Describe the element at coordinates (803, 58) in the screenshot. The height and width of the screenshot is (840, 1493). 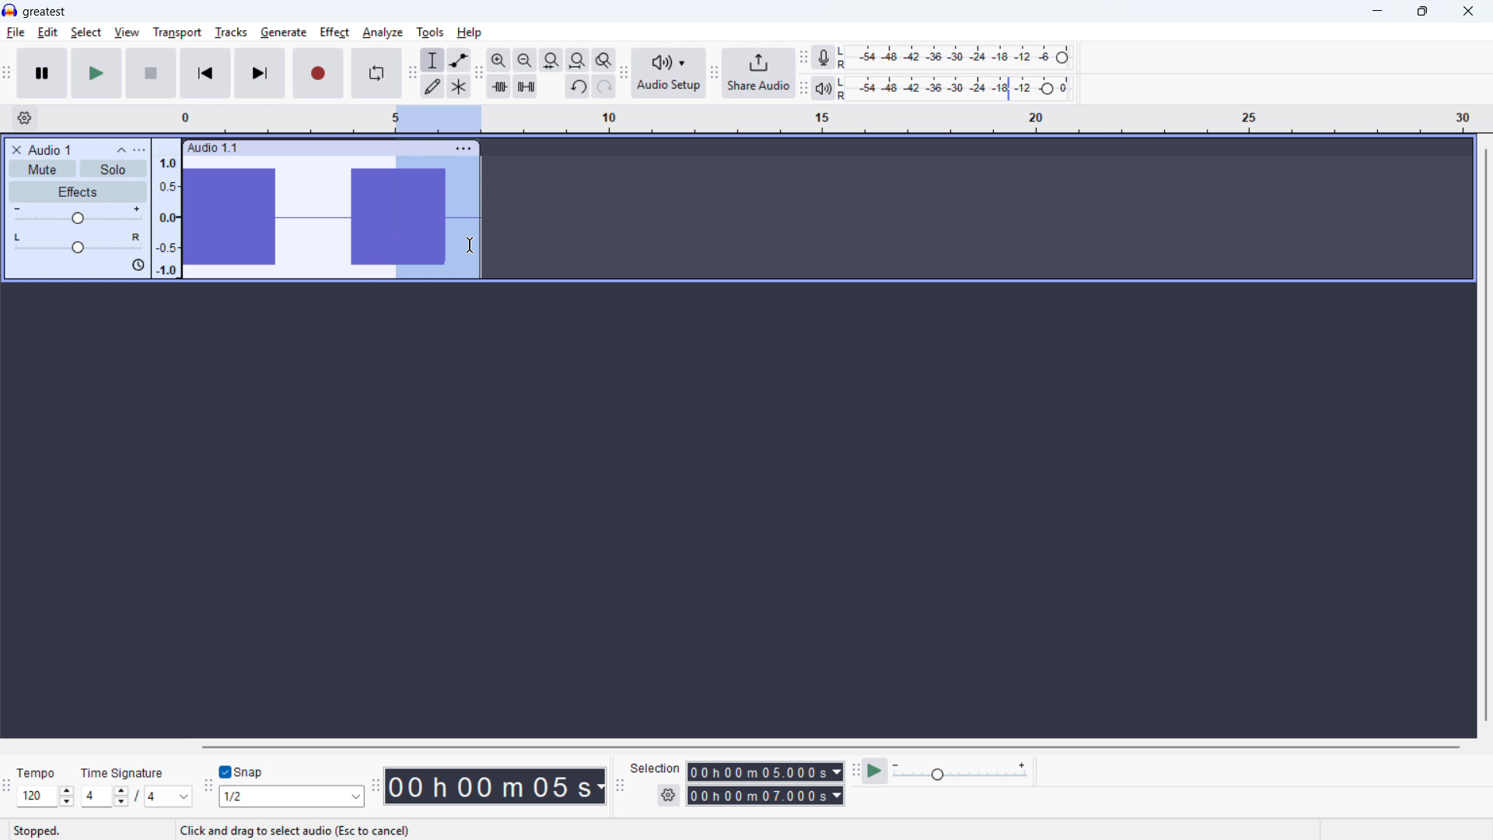
I see `Recording metre toolbar ` at that location.